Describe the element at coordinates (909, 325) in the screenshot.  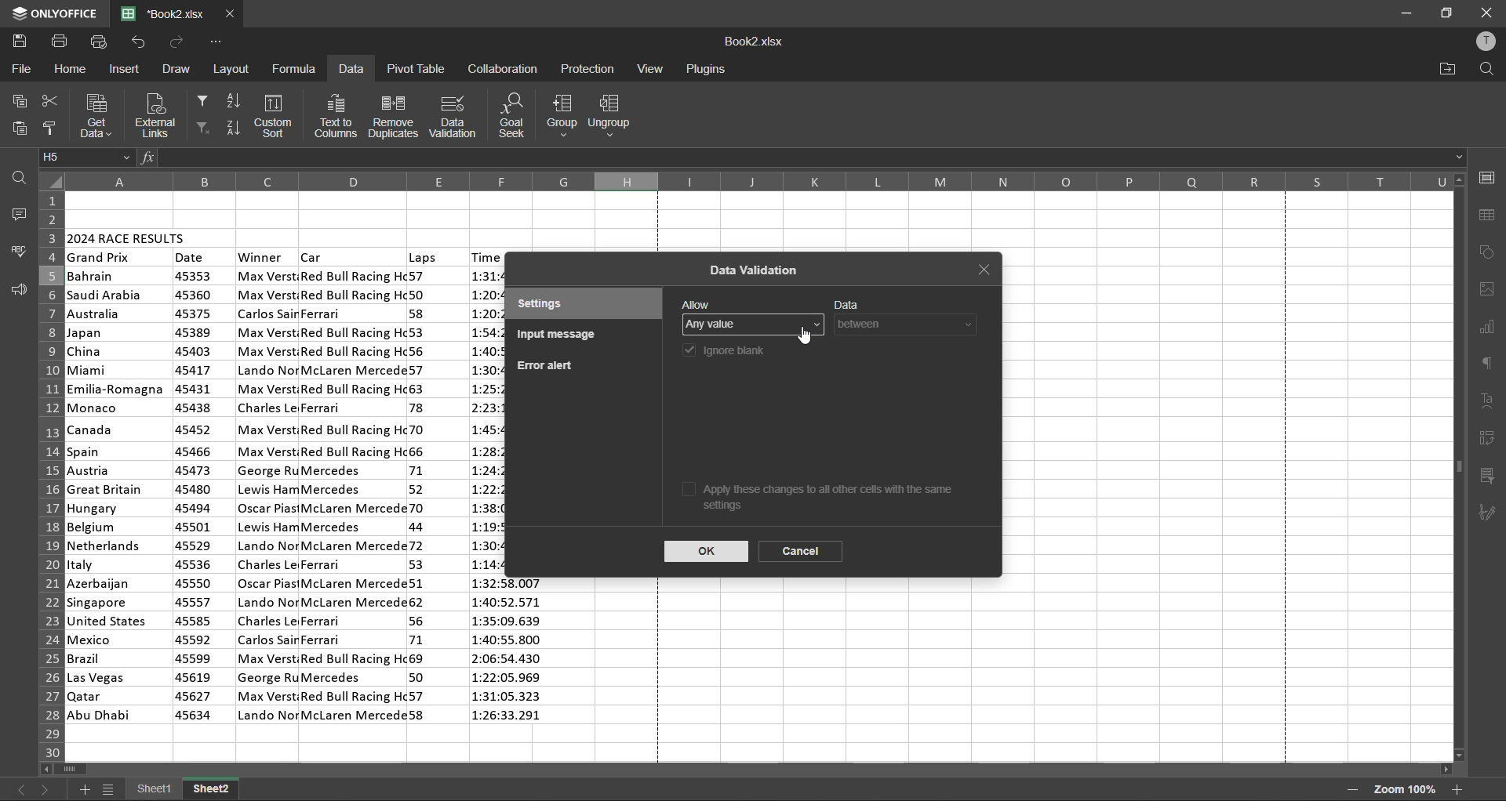
I see `data` at that location.